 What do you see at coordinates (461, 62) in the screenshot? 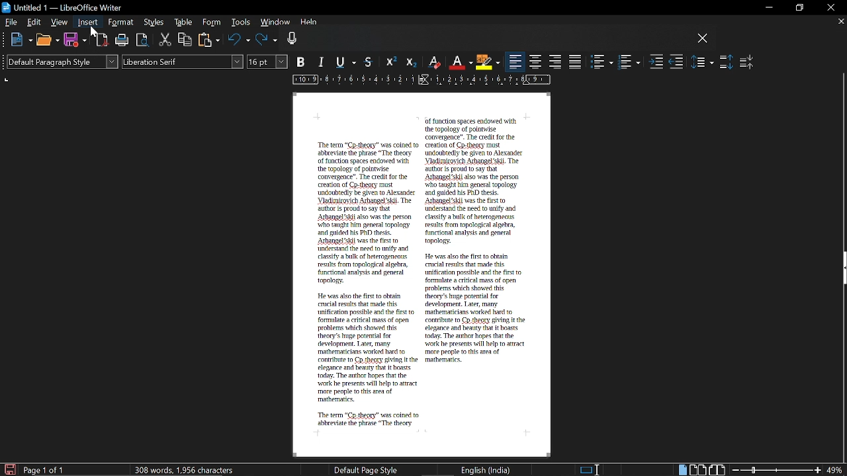
I see `Underline` at bounding box center [461, 62].